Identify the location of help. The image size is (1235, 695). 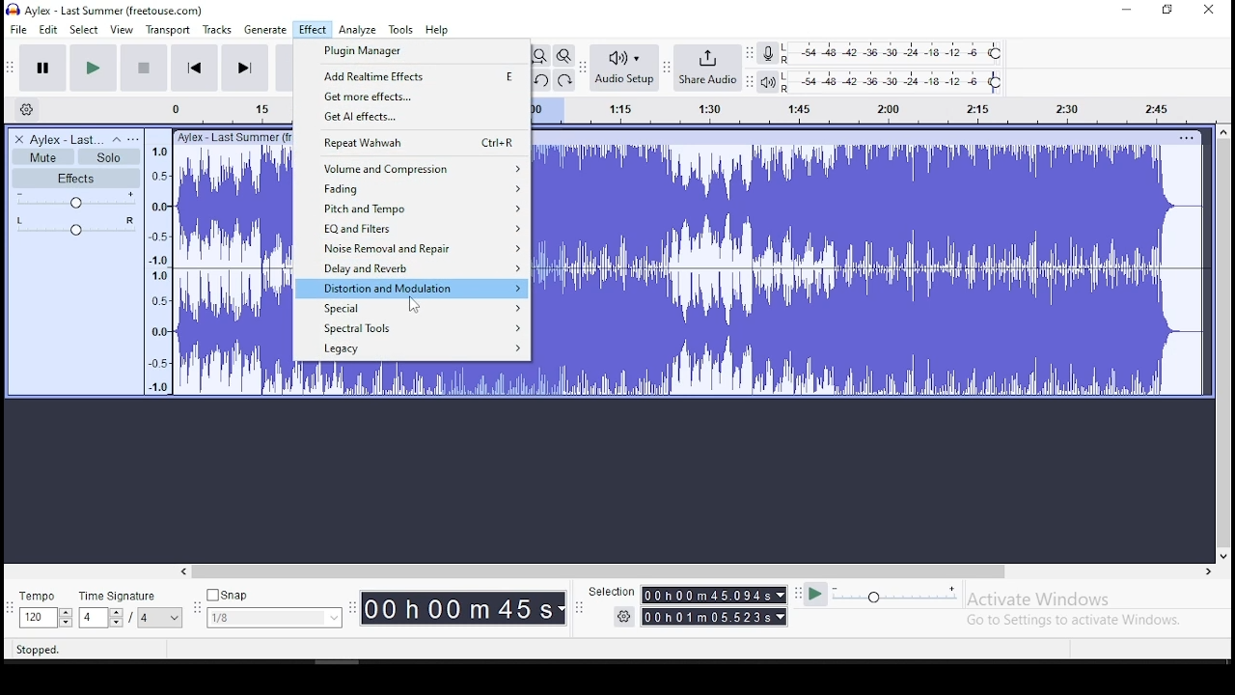
(436, 30).